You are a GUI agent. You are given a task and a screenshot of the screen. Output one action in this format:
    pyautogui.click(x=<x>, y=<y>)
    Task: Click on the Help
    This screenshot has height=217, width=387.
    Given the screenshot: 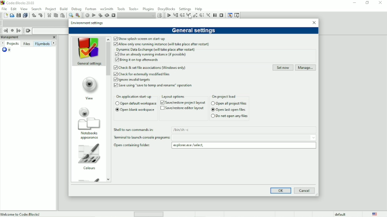 What is the action you would take?
    pyautogui.click(x=198, y=9)
    